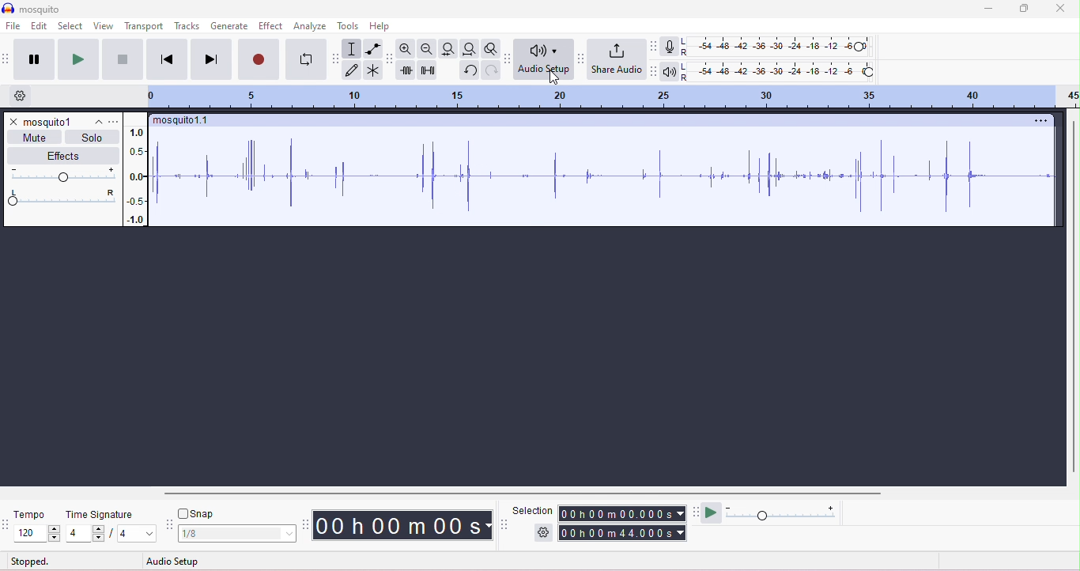 The height and width of the screenshot is (571, 1080). Describe the element at coordinates (61, 174) in the screenshot. I see `volume` at that location.